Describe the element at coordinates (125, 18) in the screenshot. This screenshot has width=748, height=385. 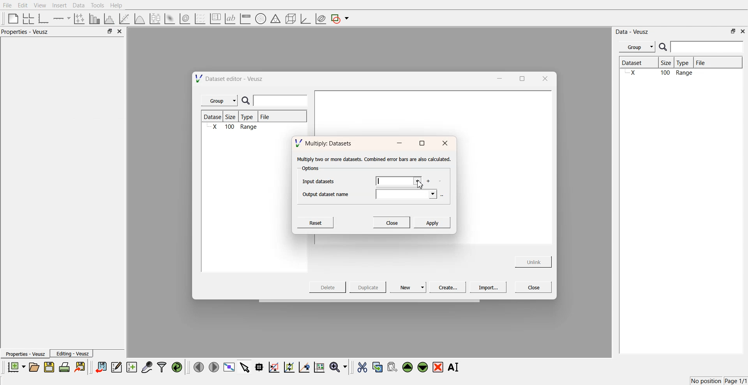
I see `fit a function` at that location.